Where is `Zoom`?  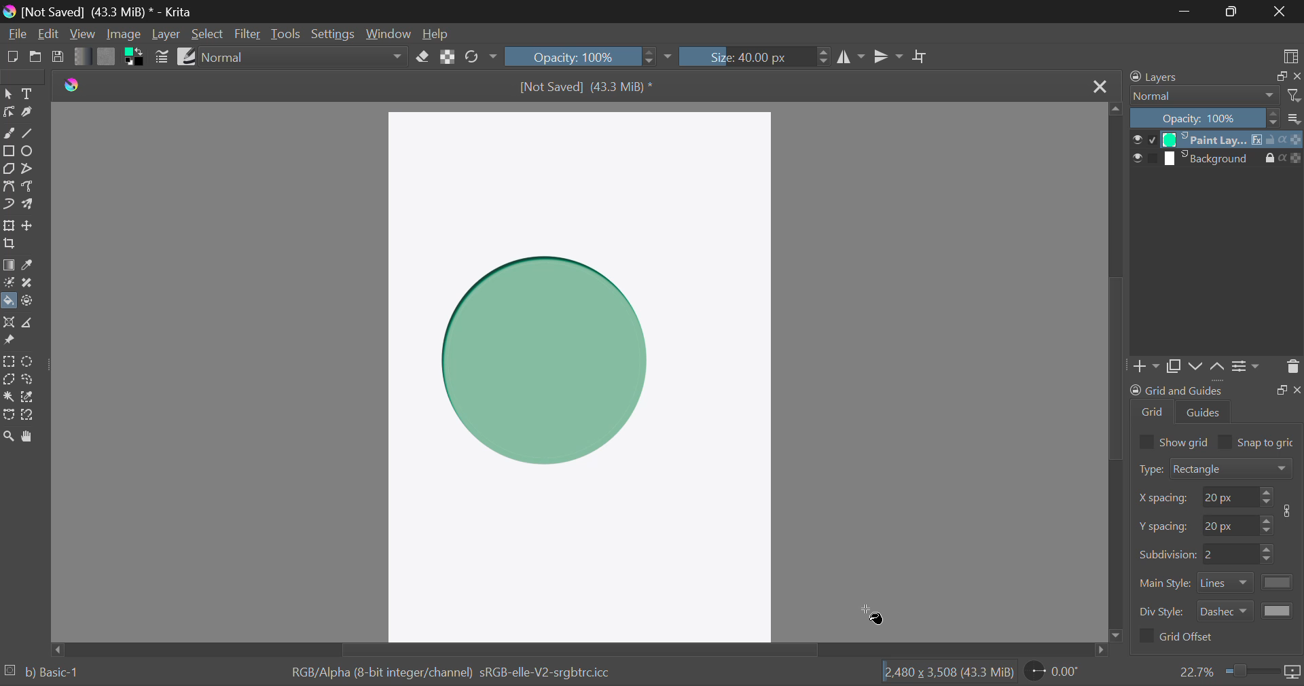 Zoom is located at coordinates (9, 435).